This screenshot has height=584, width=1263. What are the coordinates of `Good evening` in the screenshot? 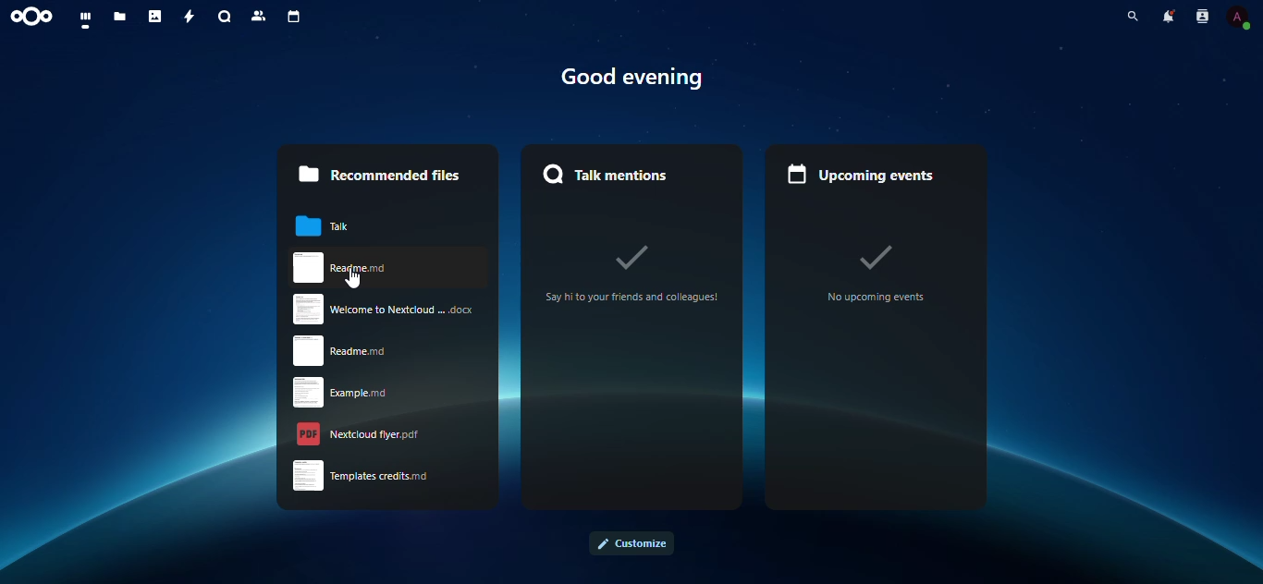 It's located at (633, 78).